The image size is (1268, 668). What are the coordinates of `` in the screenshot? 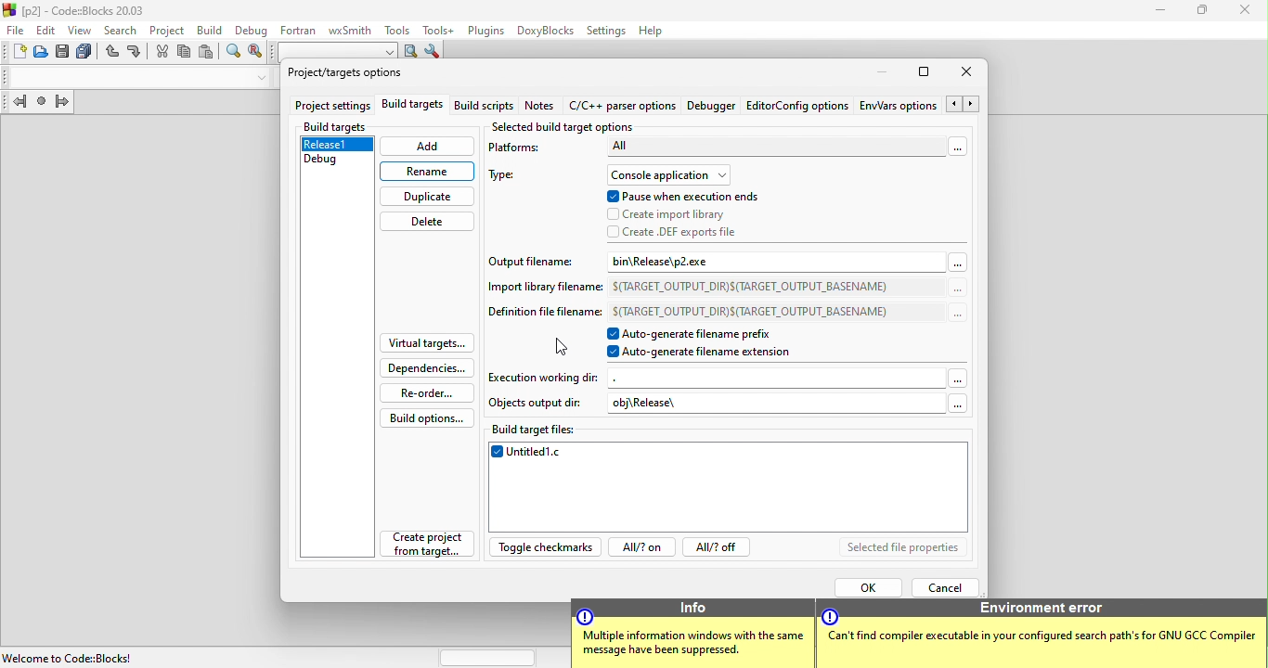 It's located at (587, 615).